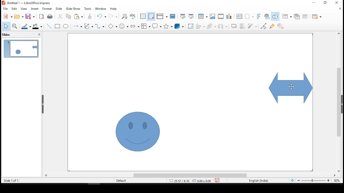 This screenshot has height=193, width=344. What do you see at coordinates (250, 17) in the screenshot?
I see `insert special characters` at bounding box center [250, 17].